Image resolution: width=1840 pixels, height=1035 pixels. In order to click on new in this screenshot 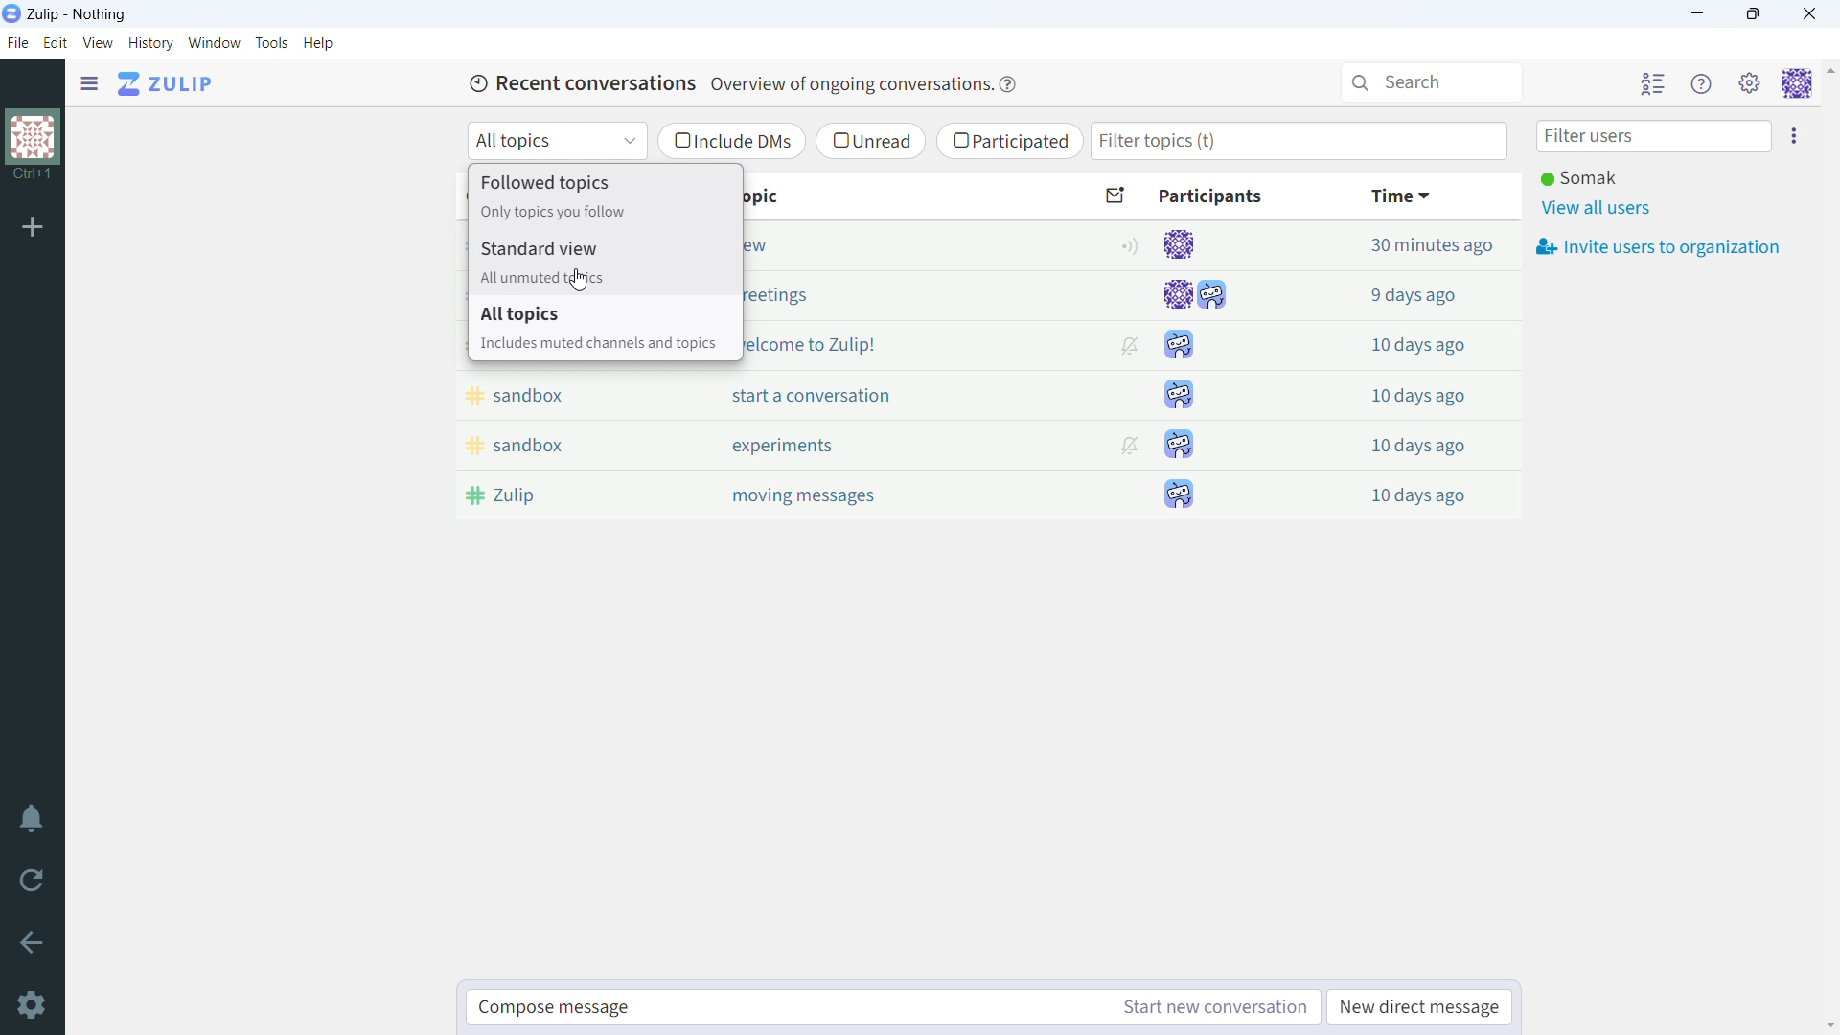, I will do `click(894, 246)`.